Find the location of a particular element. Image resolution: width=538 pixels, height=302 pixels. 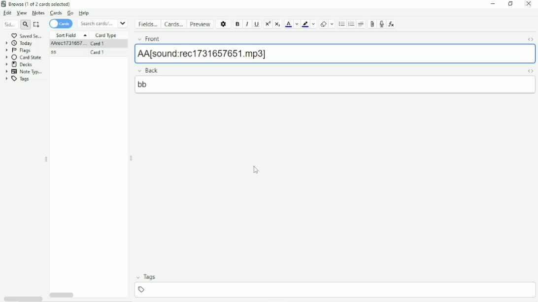

Select formatting to remove is located at coordinates (332, 24).